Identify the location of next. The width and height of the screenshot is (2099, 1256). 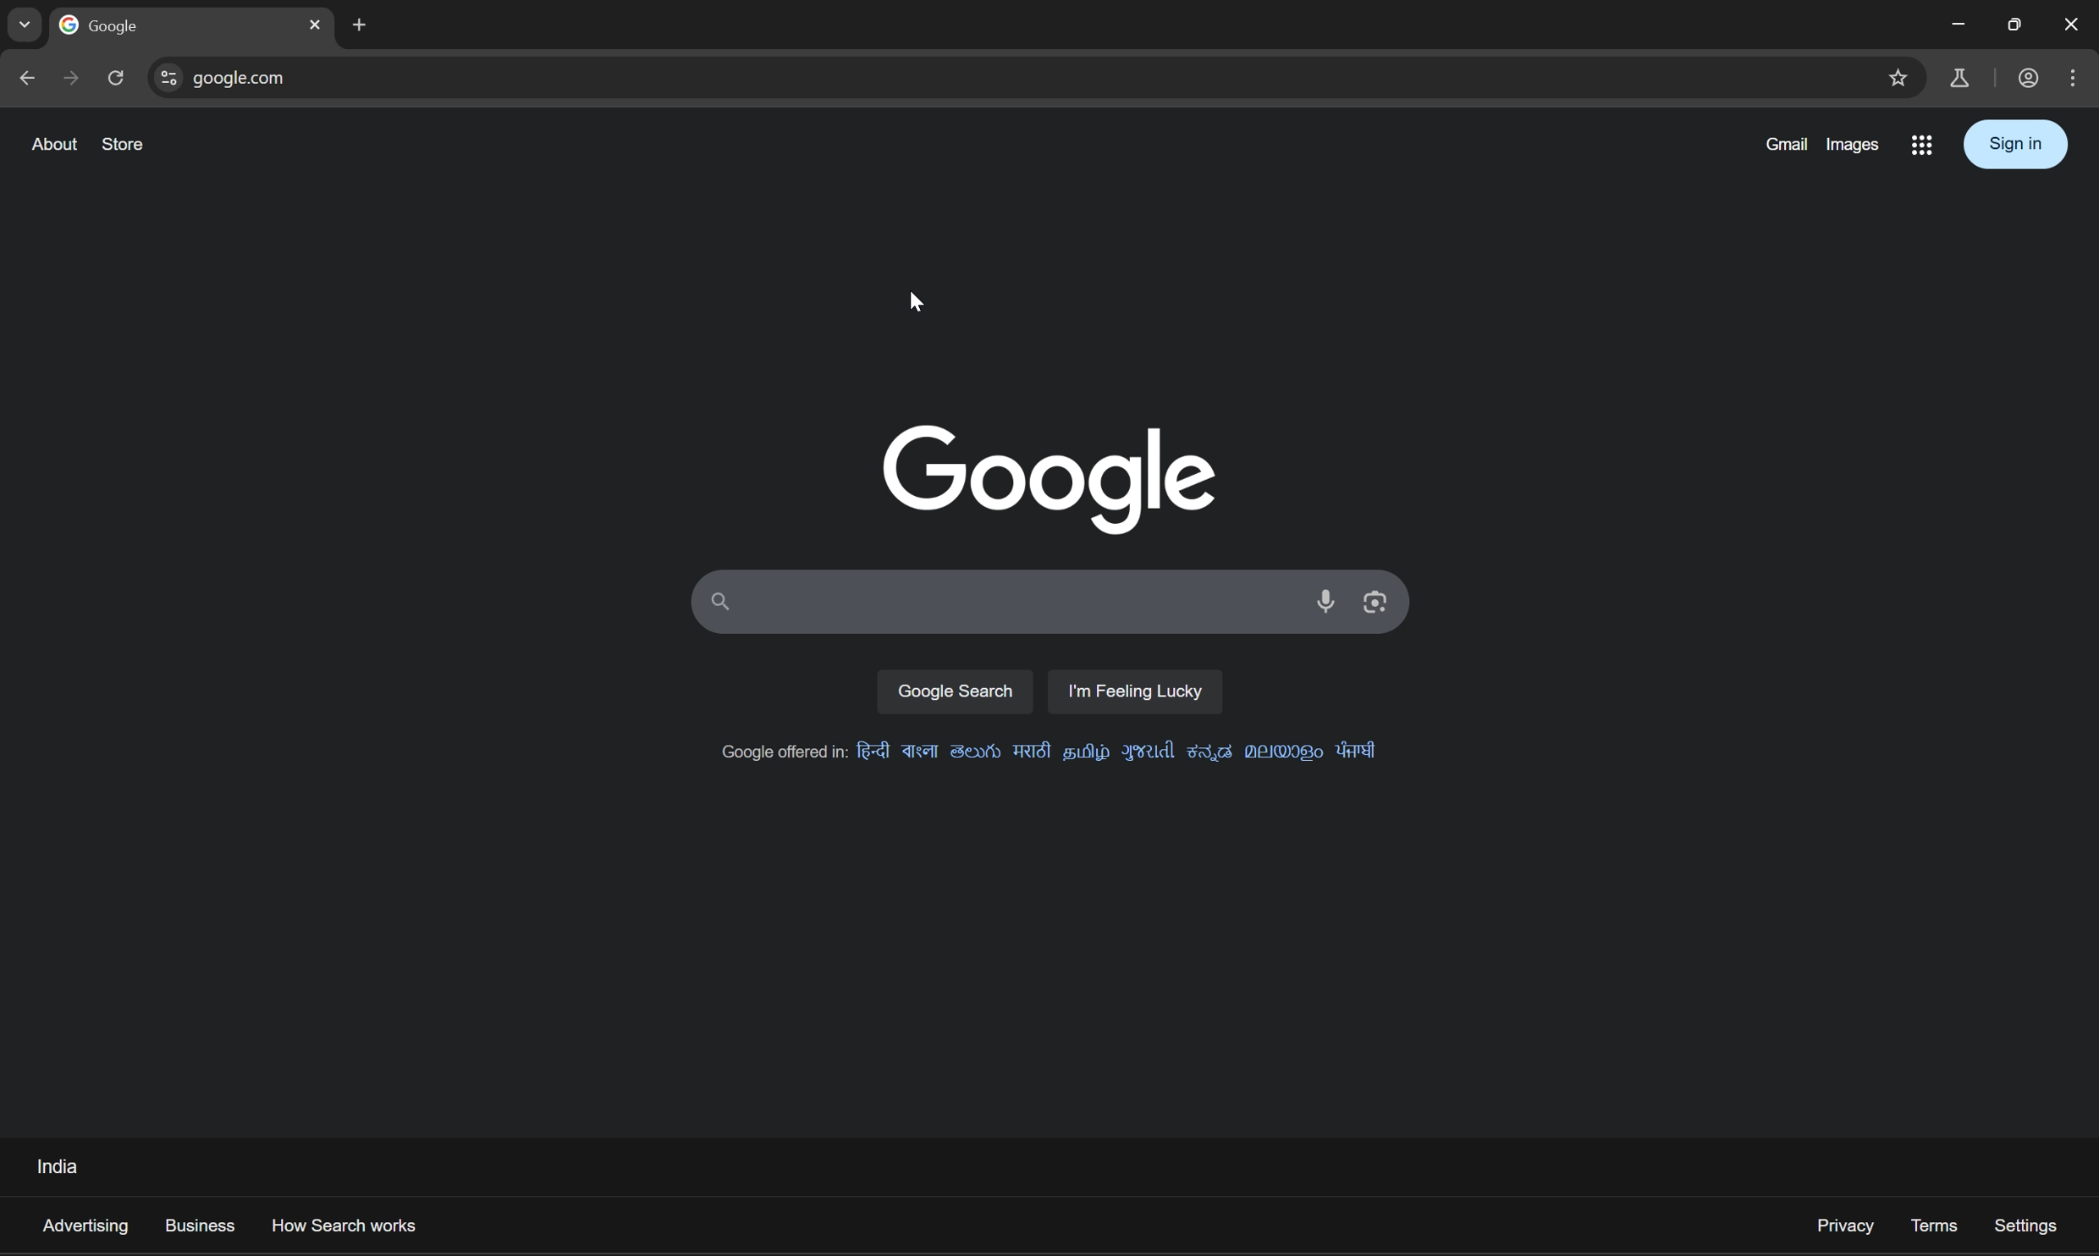
(71, 78).